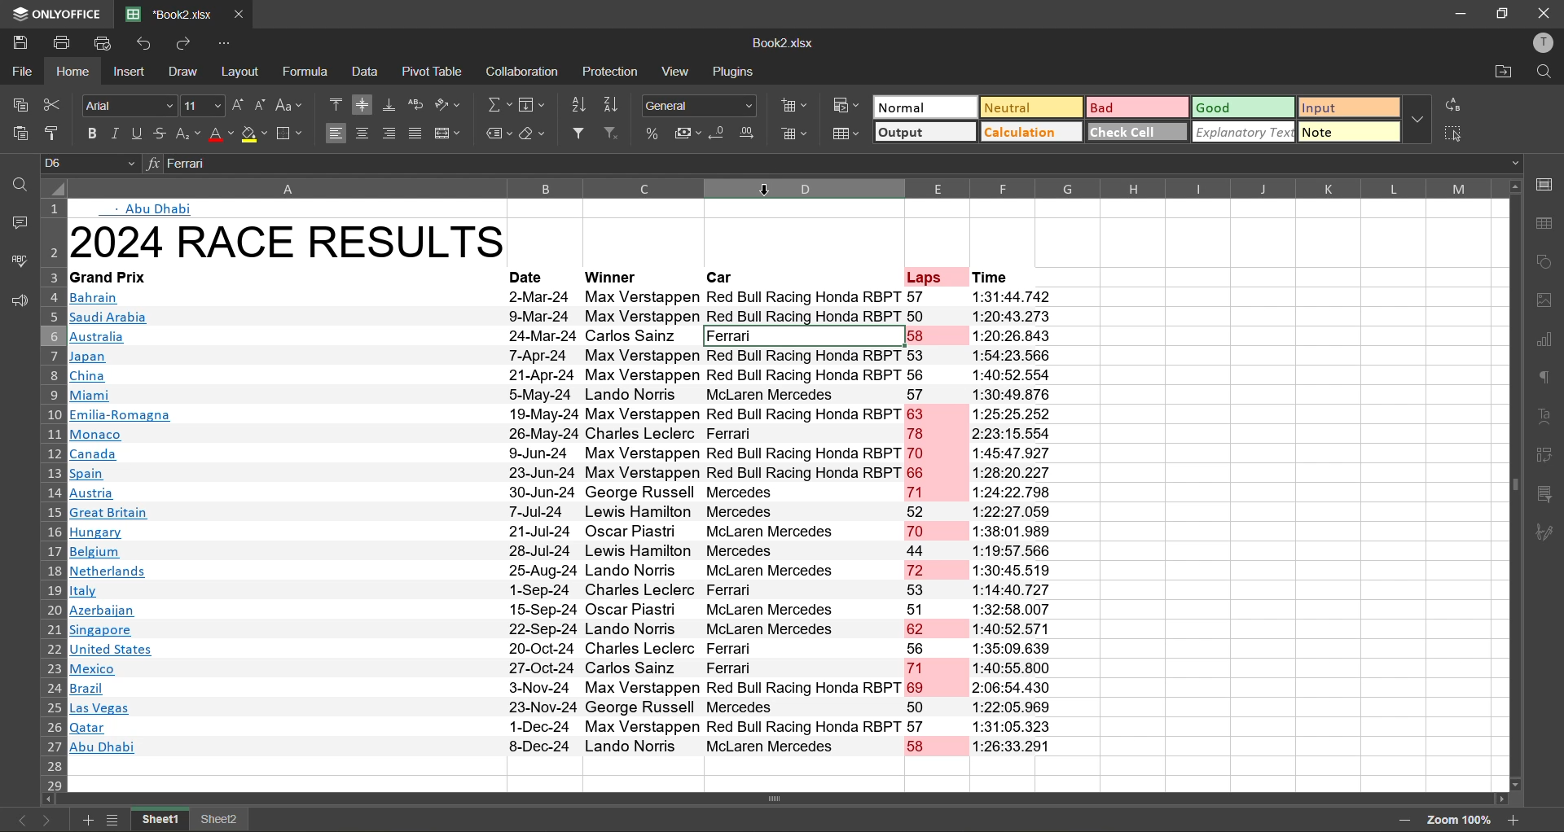  Describe the element at coordinates (498, 104) in the screenshot. I see `summation` at that location.